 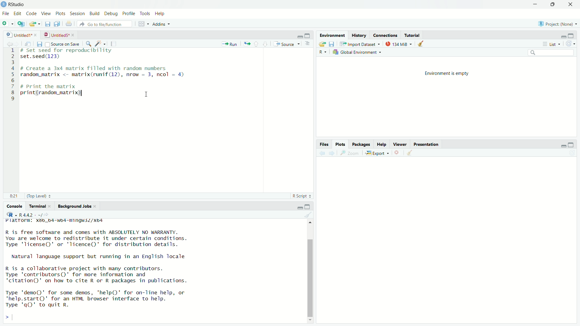 What do you see at coordinates (6, 24) in the screenshot?
I see `add` at bounding box center [6, 24].